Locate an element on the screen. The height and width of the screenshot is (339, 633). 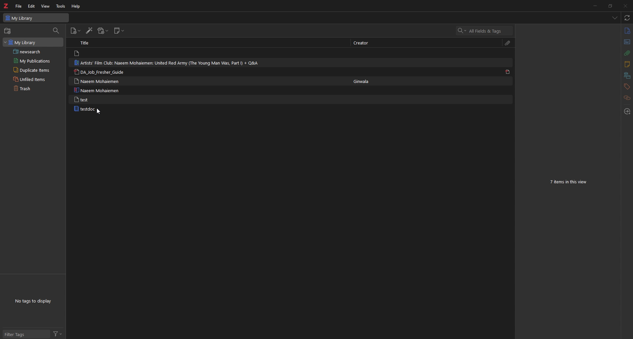
filter tags is located at coordinates (25, 335).